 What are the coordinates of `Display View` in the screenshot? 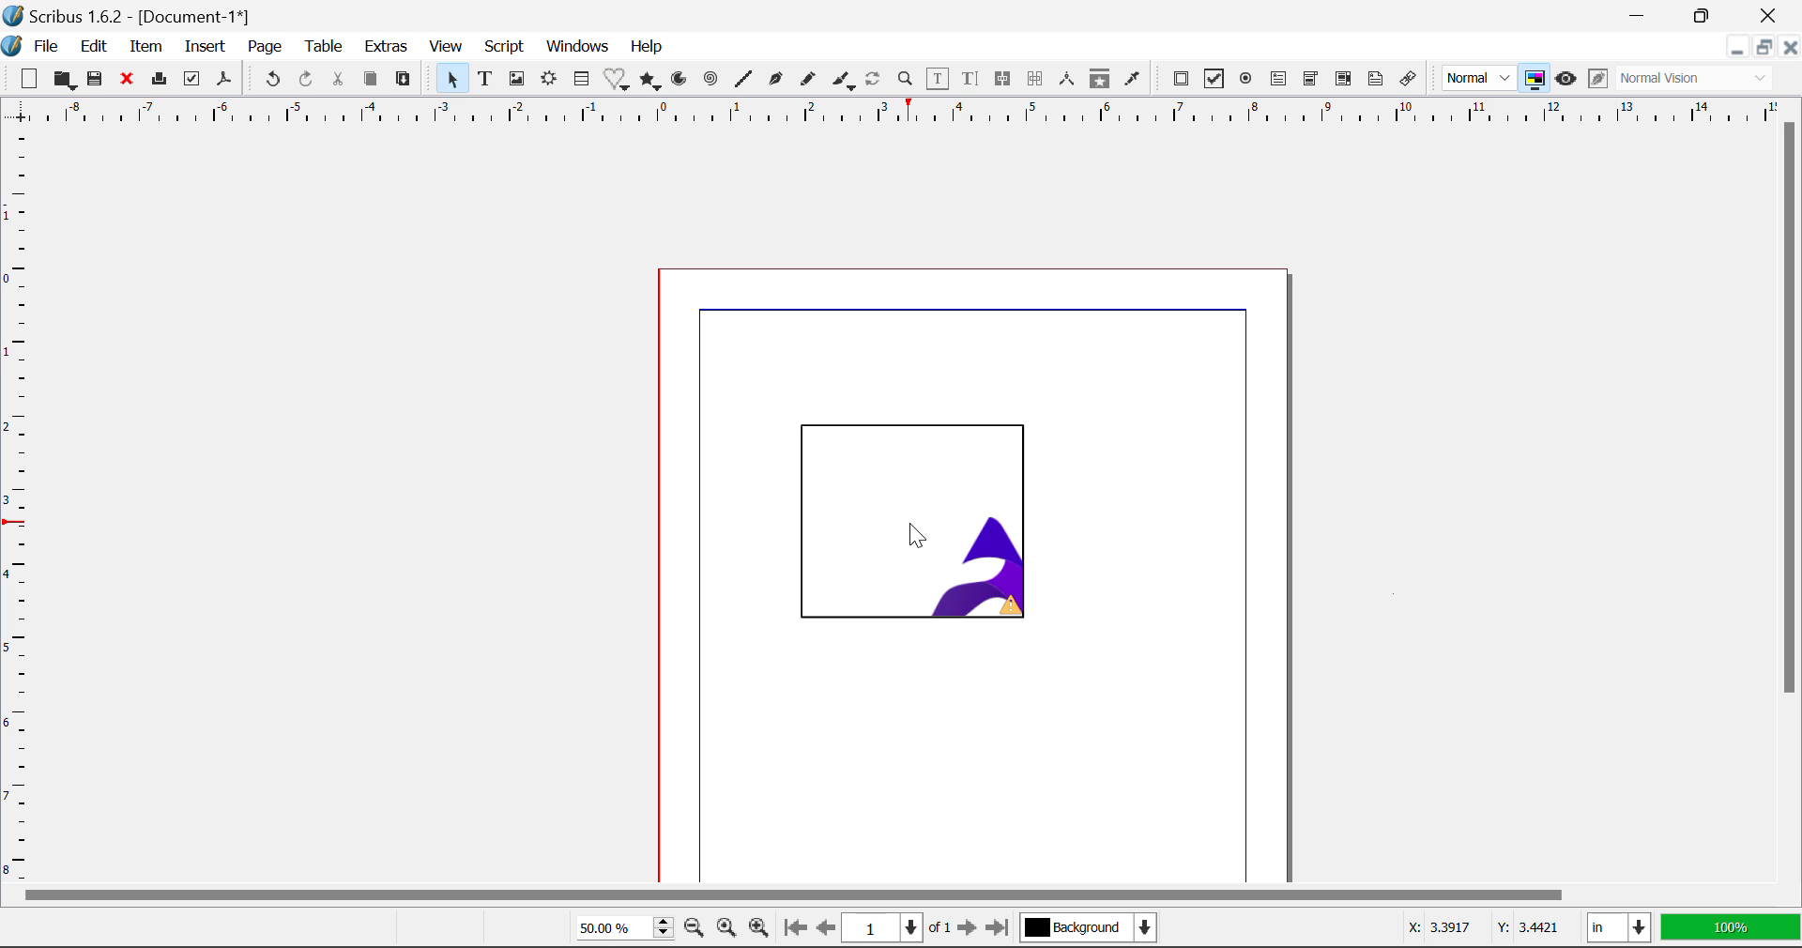 It's located at (1725, 926).